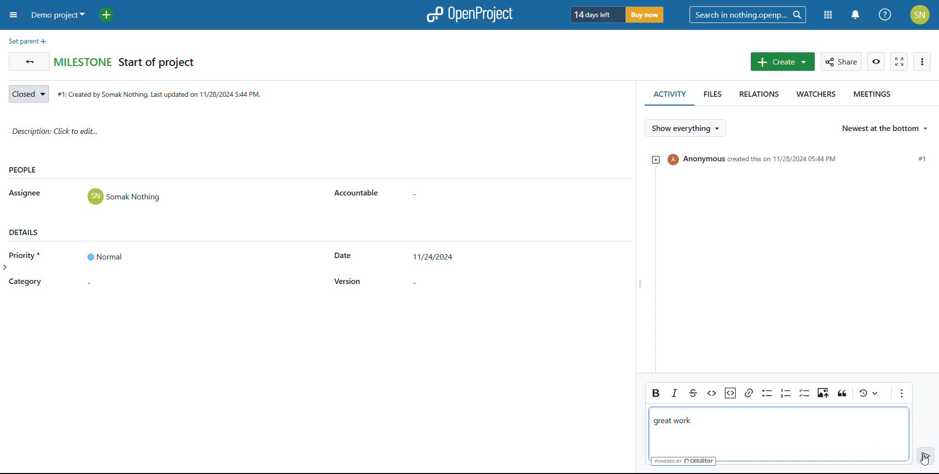 The image size is (939, 474). What do you see at coordinates (23, 171) in the screenshot?
I see `people` at bounding box center [23, 171].